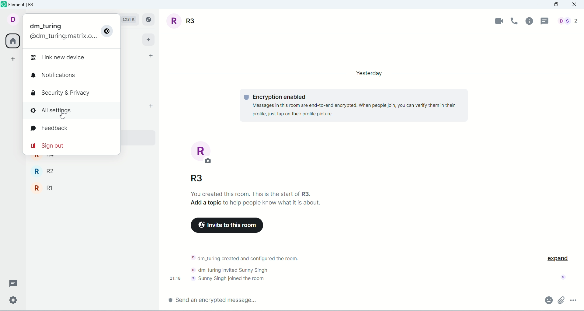 Image resolution: width=584 pixels, height=311 pixels. What do you see at coordinates (499, 21) in the screenshot?
I see `video call` at bounding box center [499, 21].